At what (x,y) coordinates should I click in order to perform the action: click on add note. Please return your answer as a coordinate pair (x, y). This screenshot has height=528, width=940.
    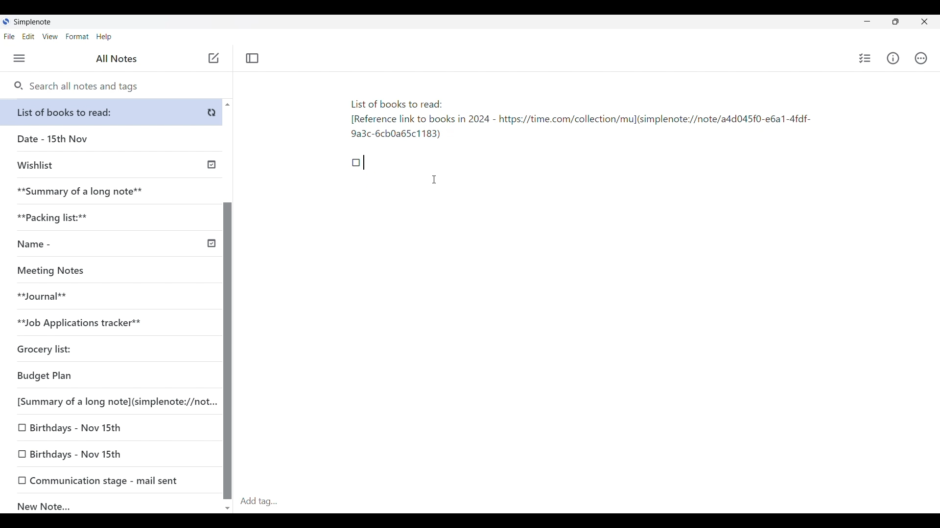
    Looking at the image, I should click on (212, 57).